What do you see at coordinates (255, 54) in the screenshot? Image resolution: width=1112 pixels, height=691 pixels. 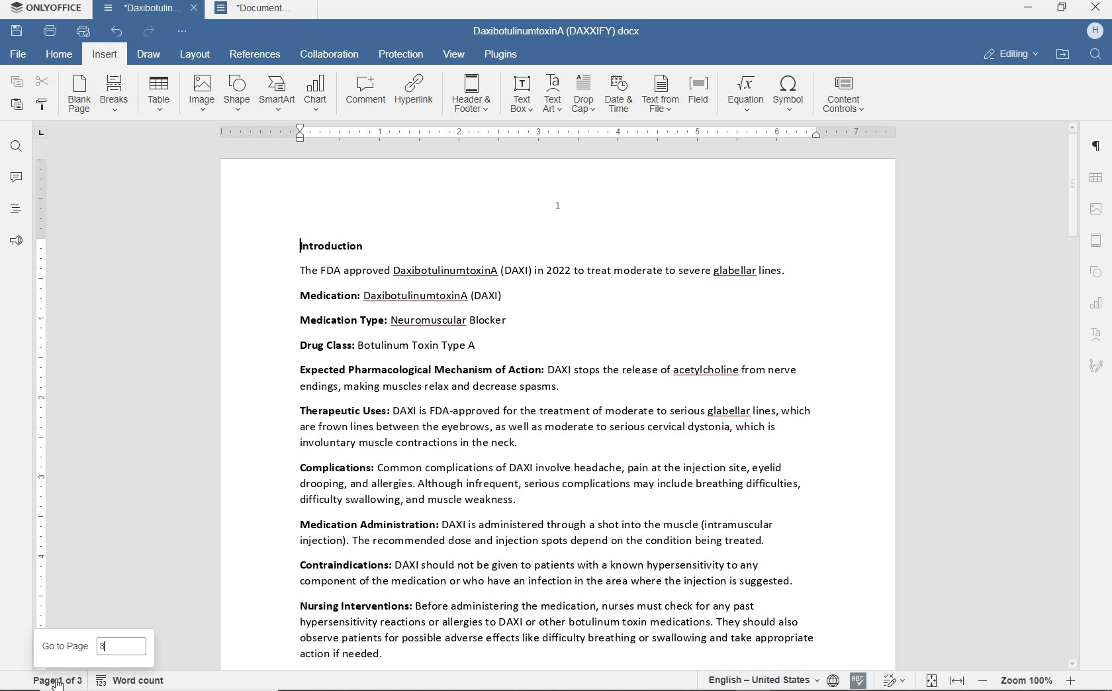 I see `references` at bounding box center [255, 54].